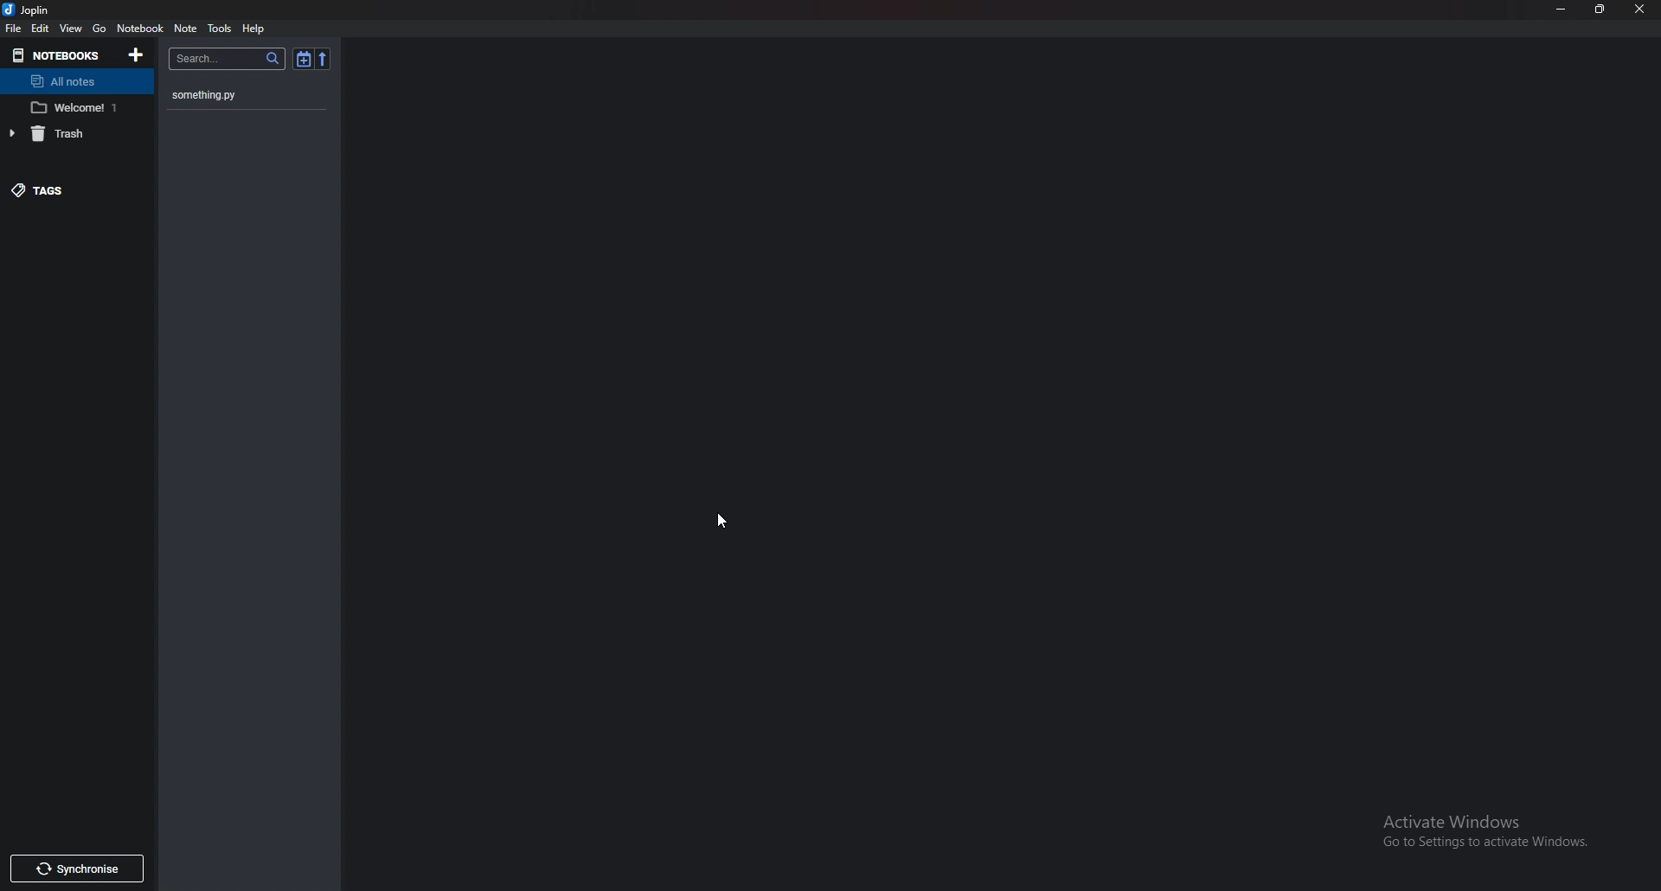 The image size is (1661, 891). I want to click on Edit, so click(40, 28).